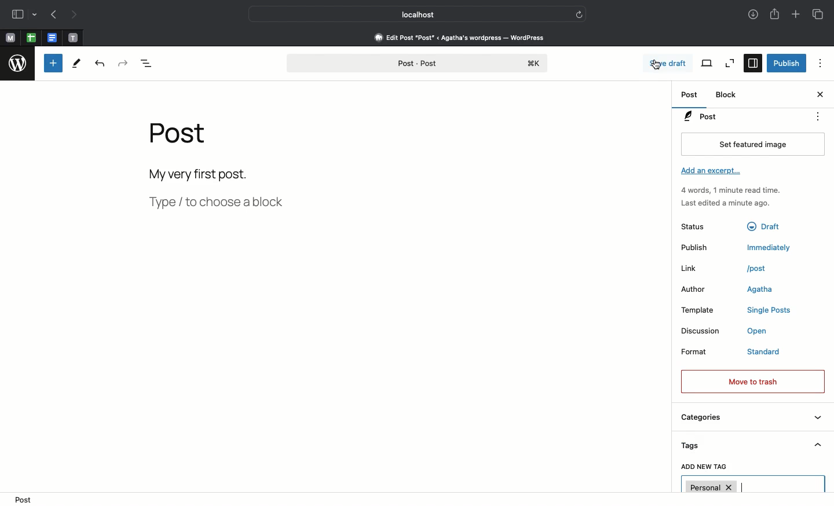 Image resolution: width=834 pixels, height=506 pixels. Describe the element at coordinates (580, 15) in the screenshot. I see `refresh` at that location.